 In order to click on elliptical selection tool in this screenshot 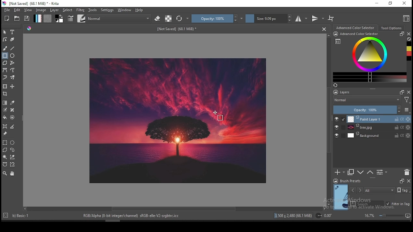, I will do `click(13, 142)`.